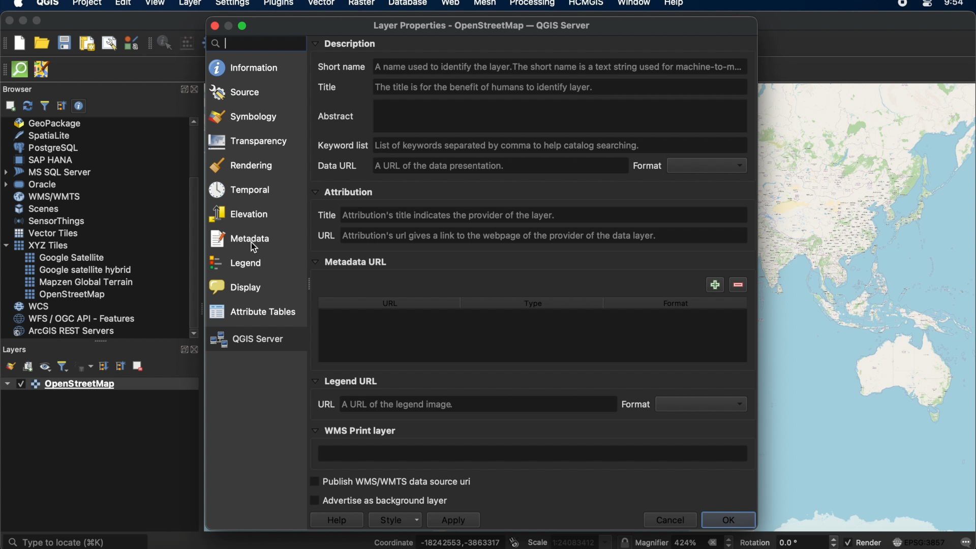 The image size is (976, 549). Describe the element at coordinates (677, 303) in the screenshot. I see `format` at that location.